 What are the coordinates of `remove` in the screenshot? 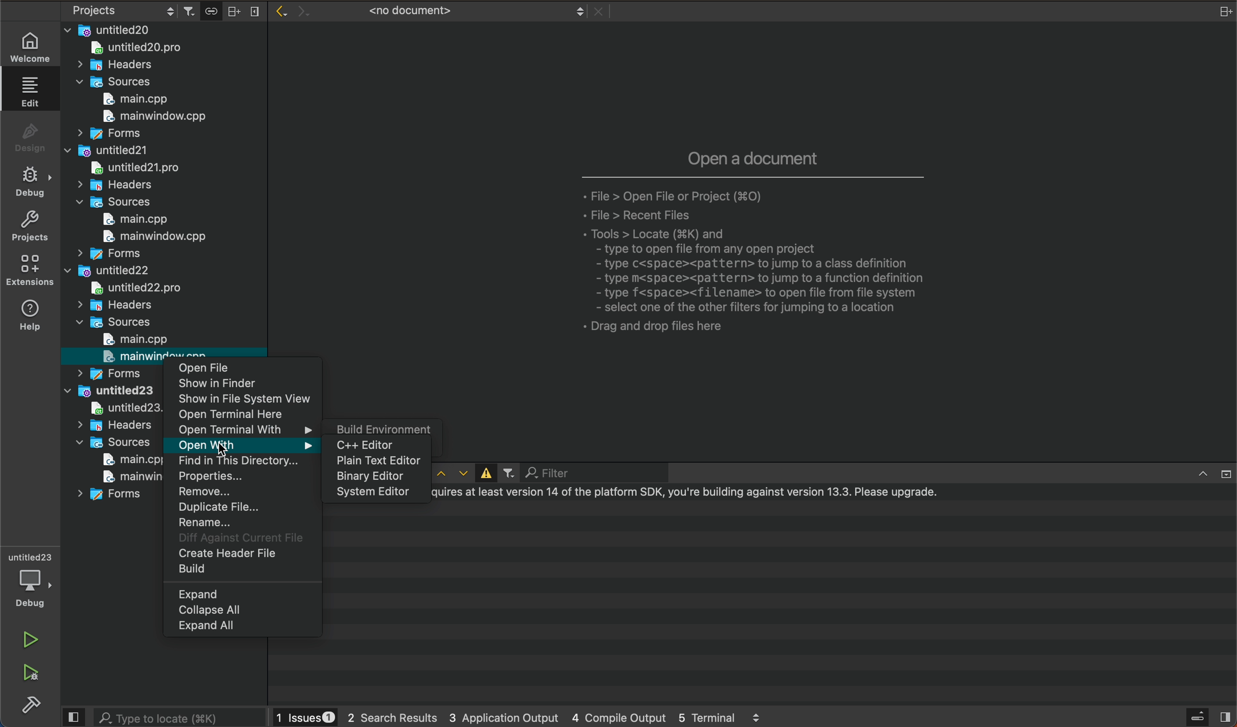 It's located at (242, 493).